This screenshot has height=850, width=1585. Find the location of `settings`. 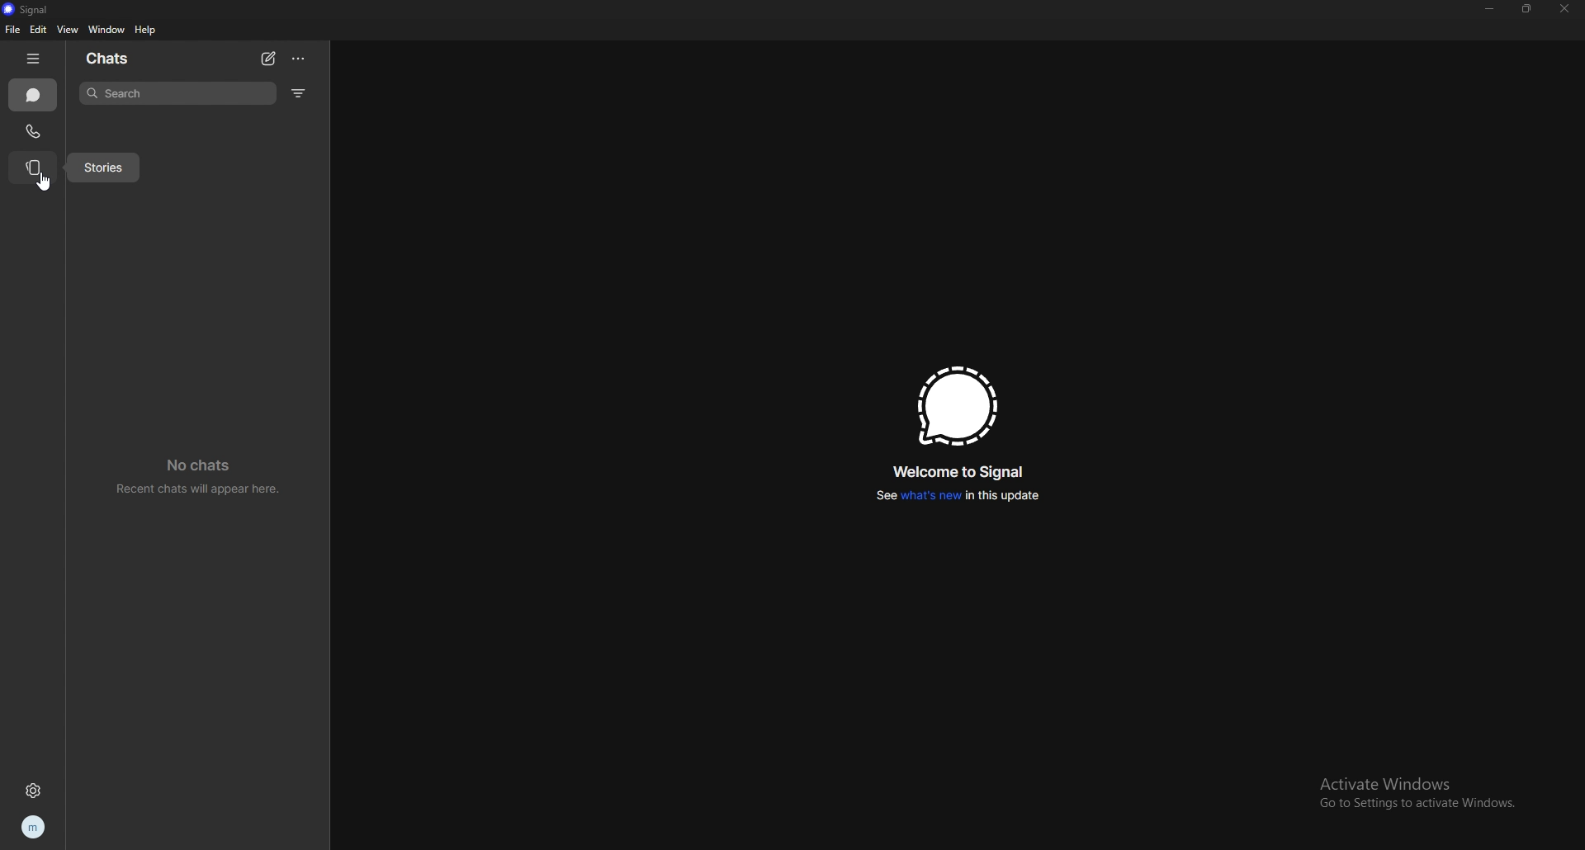

settings is located at coordinates (33, 791).